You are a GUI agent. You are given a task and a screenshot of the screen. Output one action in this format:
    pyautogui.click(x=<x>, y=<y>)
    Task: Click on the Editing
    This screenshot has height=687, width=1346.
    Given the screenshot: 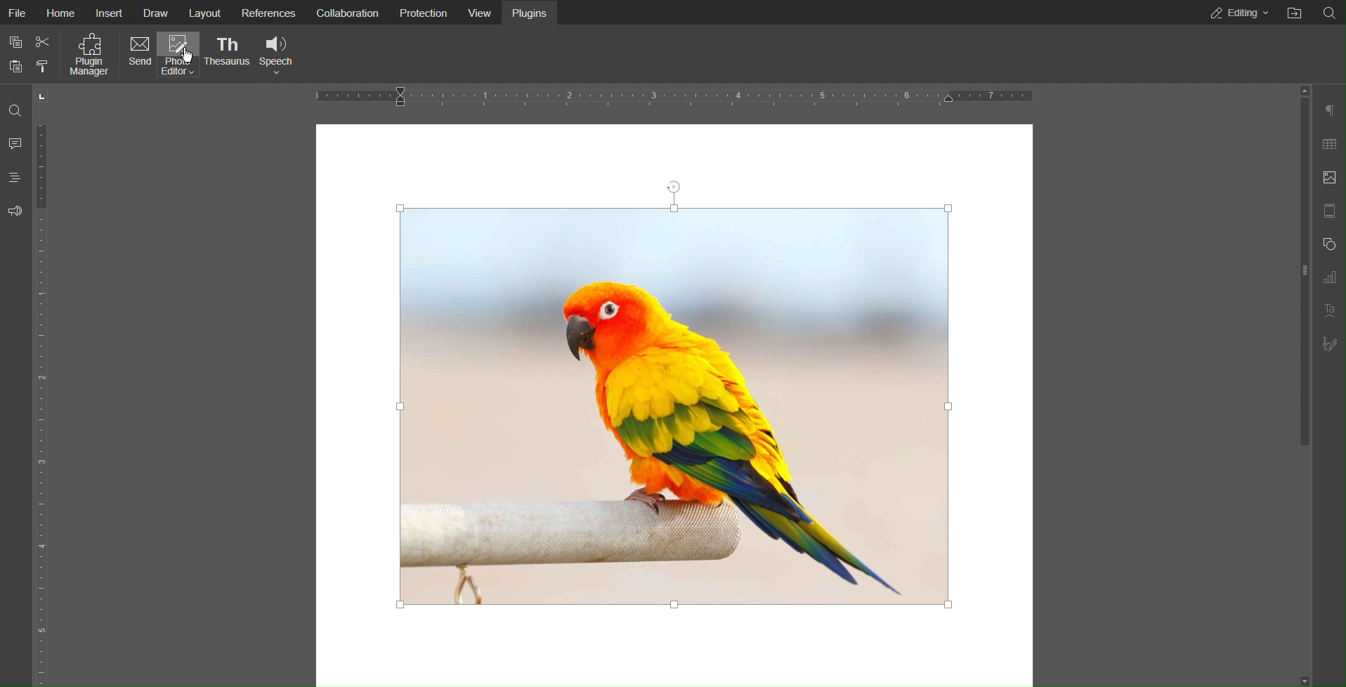 What is the action you would take?
    pyautogui.click(x=1236, y=13)
    